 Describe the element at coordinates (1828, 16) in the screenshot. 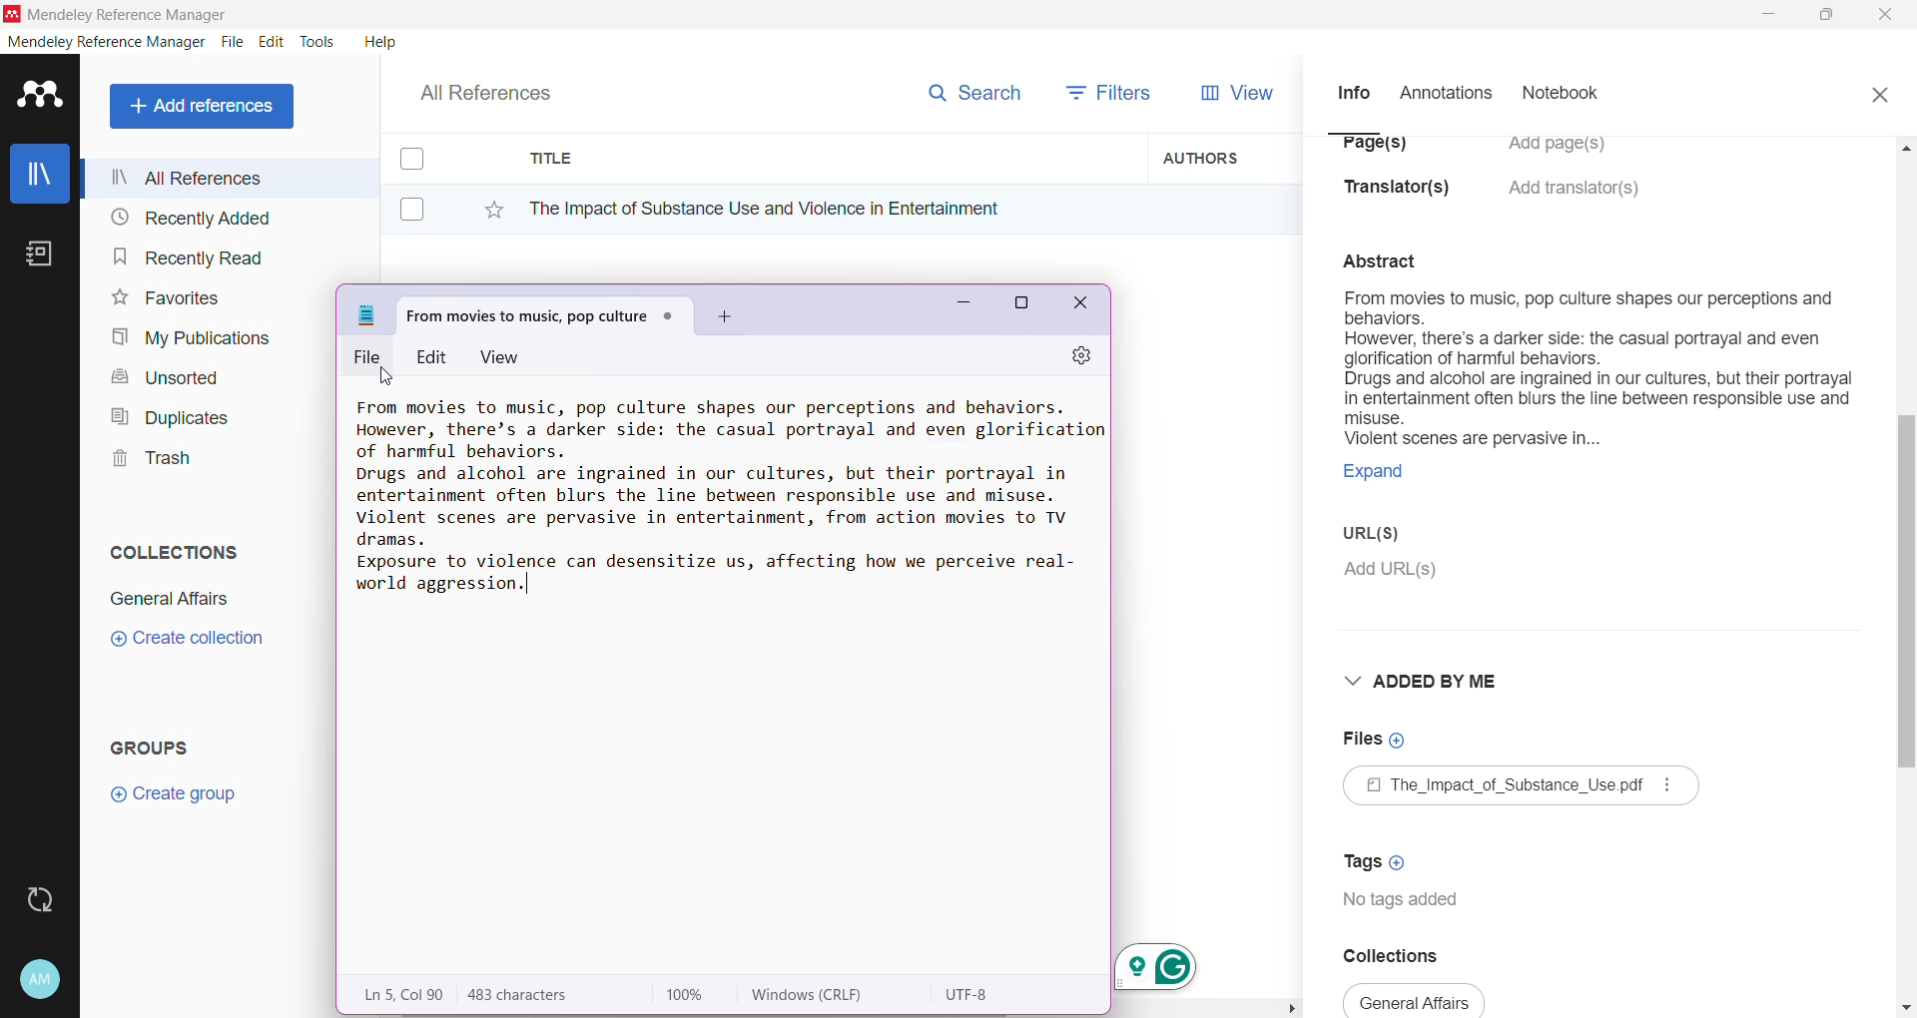

I see `Restore Down` at that location.